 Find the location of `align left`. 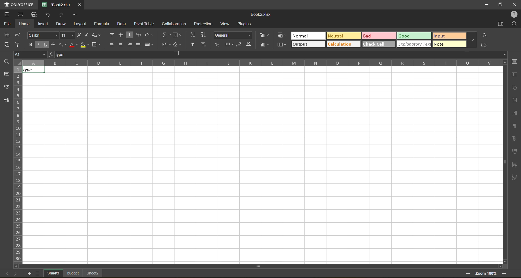

align left is located at coordinates (112, 45).